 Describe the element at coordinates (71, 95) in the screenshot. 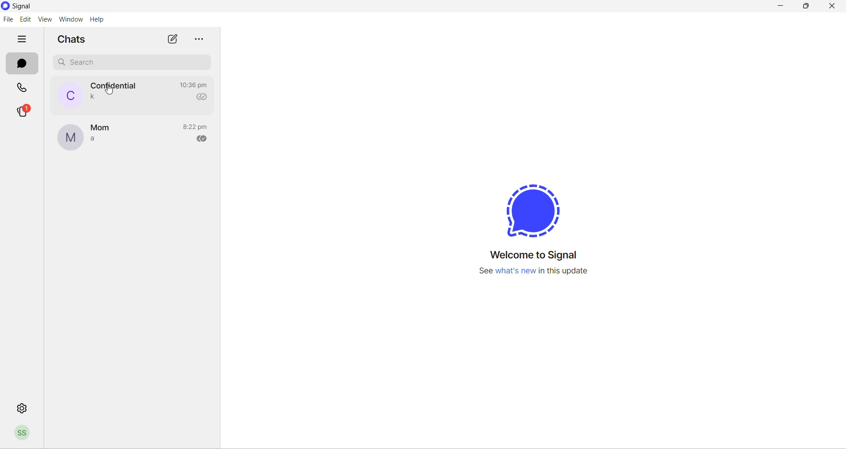

I see `profile picture` at that location.